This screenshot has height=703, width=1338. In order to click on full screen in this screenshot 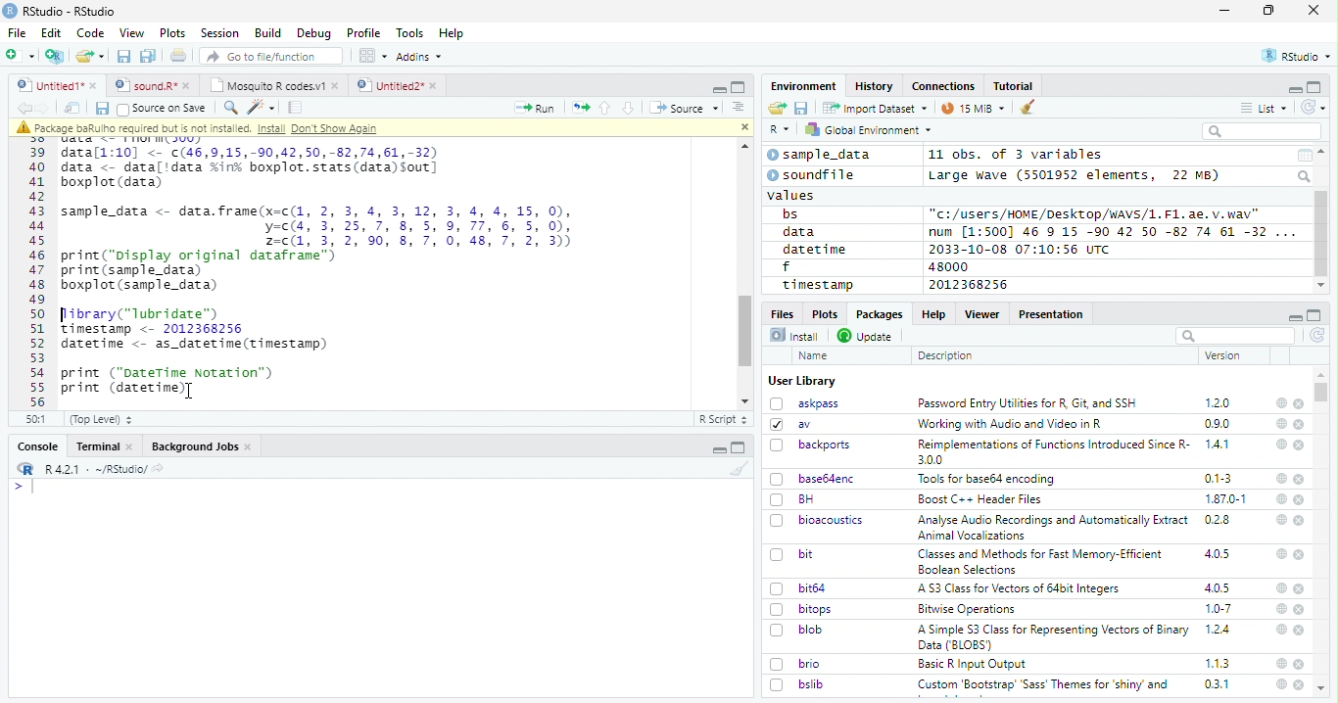, I will do `click(1314, 315)`.